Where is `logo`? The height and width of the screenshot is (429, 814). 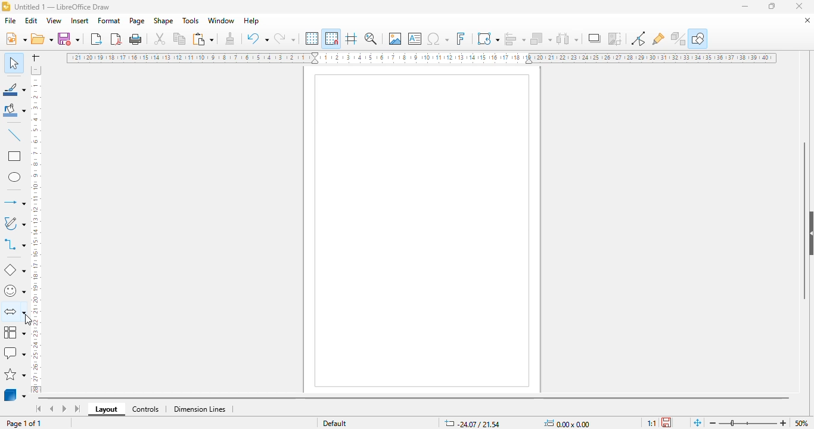
logo is located at coordinates (6, 7).